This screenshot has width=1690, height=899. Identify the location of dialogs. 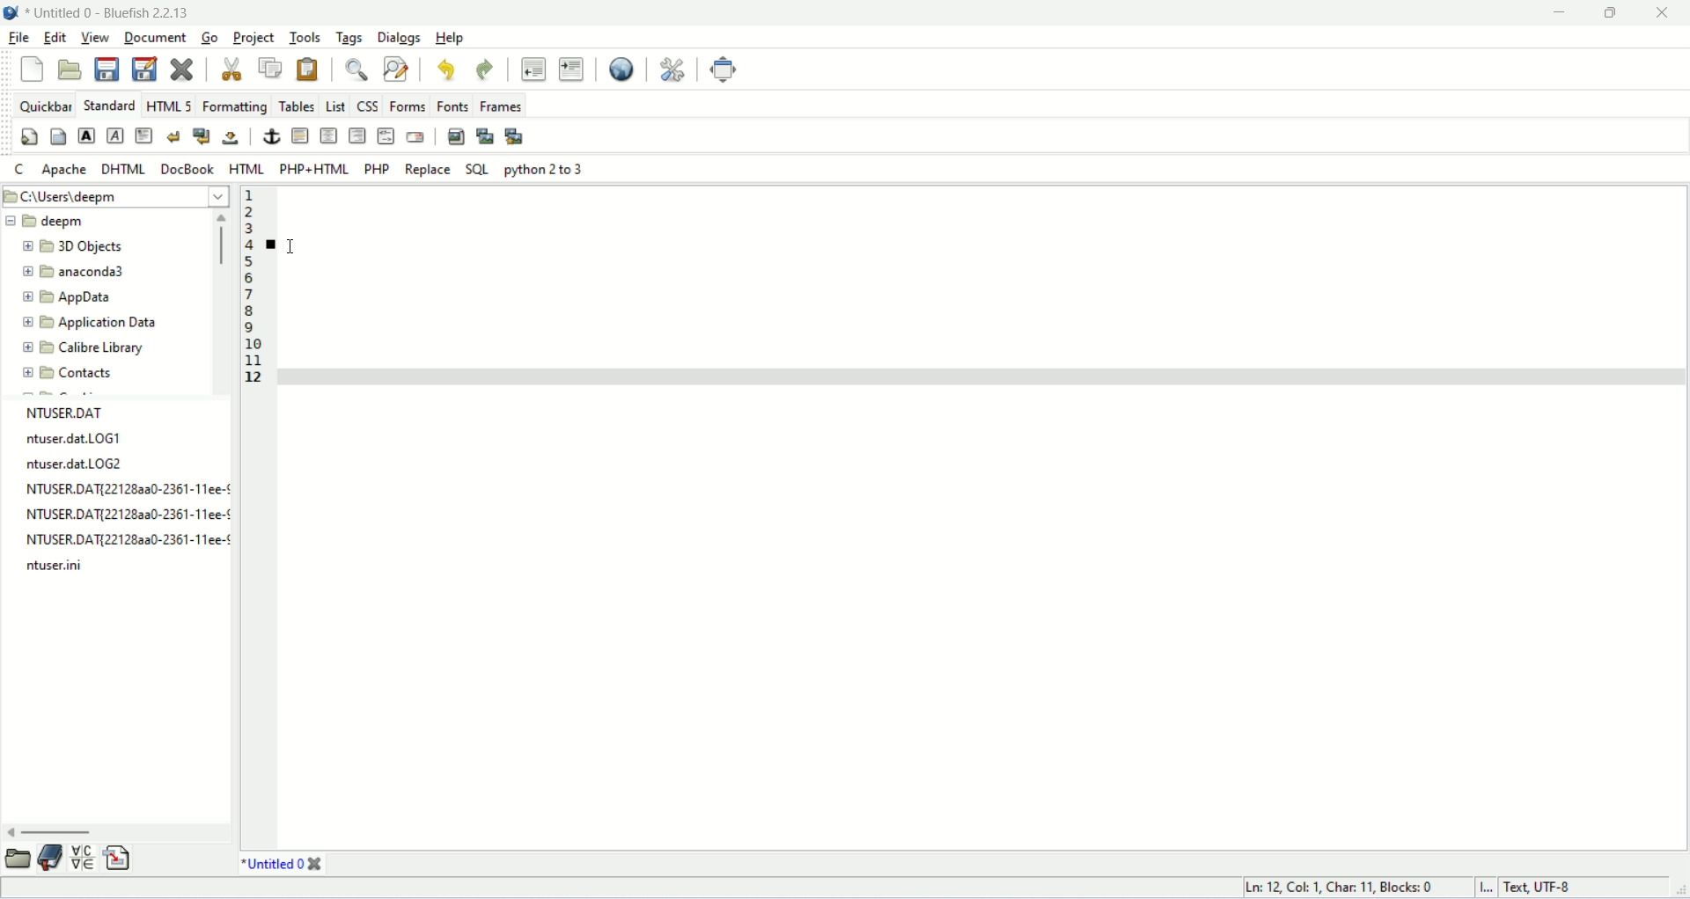
(400, 39).